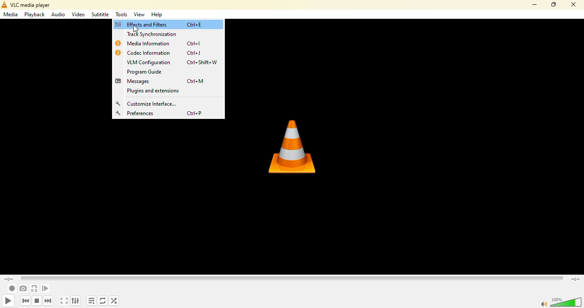 The width and height of the screenshot is (584, 308). Describe the element at coordinates (11, 14) in the screenshot. I see `media` at that location.